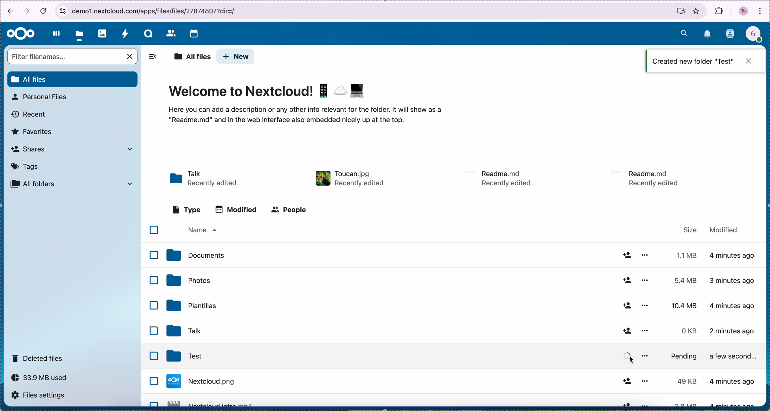 The height and width of the screenshot is (411, 770). What do you see at coordinates (80, 34) in the screenshot?
I see `click on files button` at bounding box center [80, 34].